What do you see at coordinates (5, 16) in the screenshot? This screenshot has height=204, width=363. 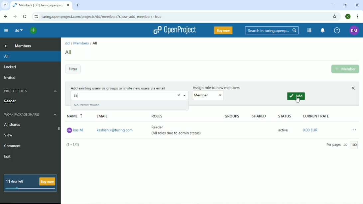 I see `Back` at bounding box center [5, 16].